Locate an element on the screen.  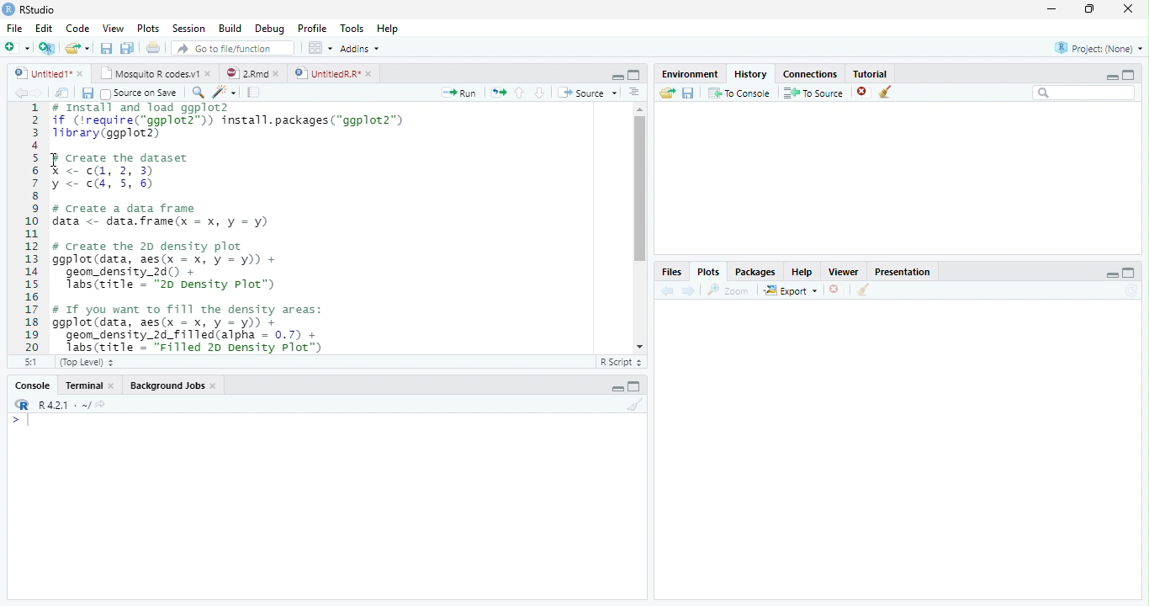
search is located at coordinates (195, 92).